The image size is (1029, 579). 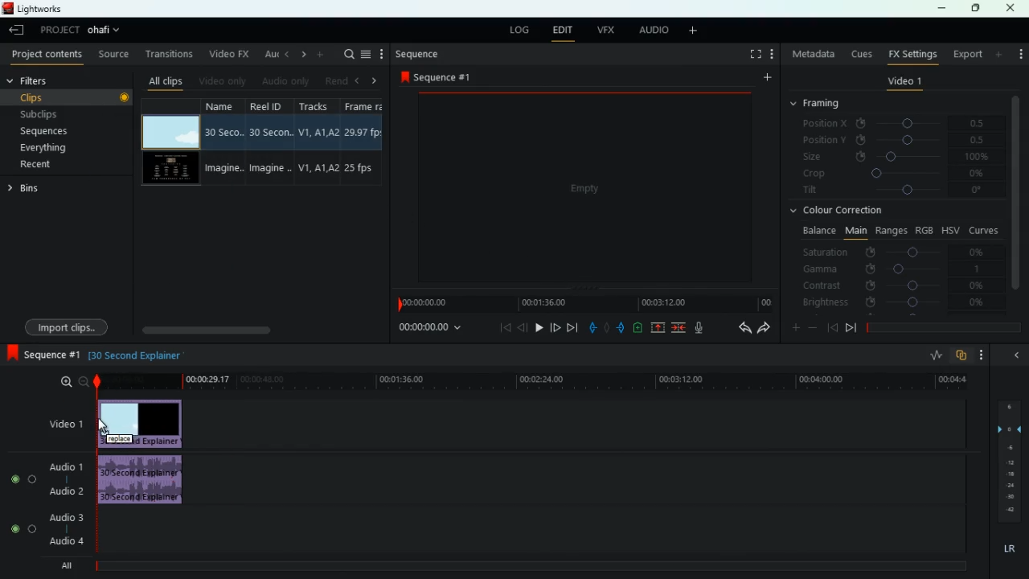 What do you see at coordinates (362, 142) in the screenshot?
I see `frame` at bounding box center [362, 142].